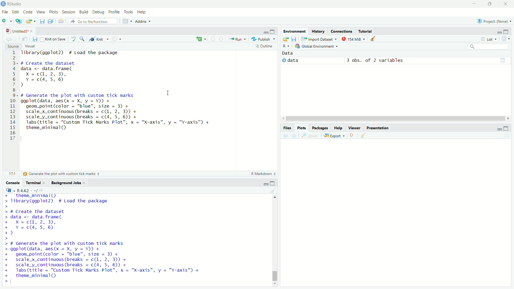 The image size is (514, 289). Describe the element at coordinates (489, 47) in the screenshot. I see `search field` at that location.